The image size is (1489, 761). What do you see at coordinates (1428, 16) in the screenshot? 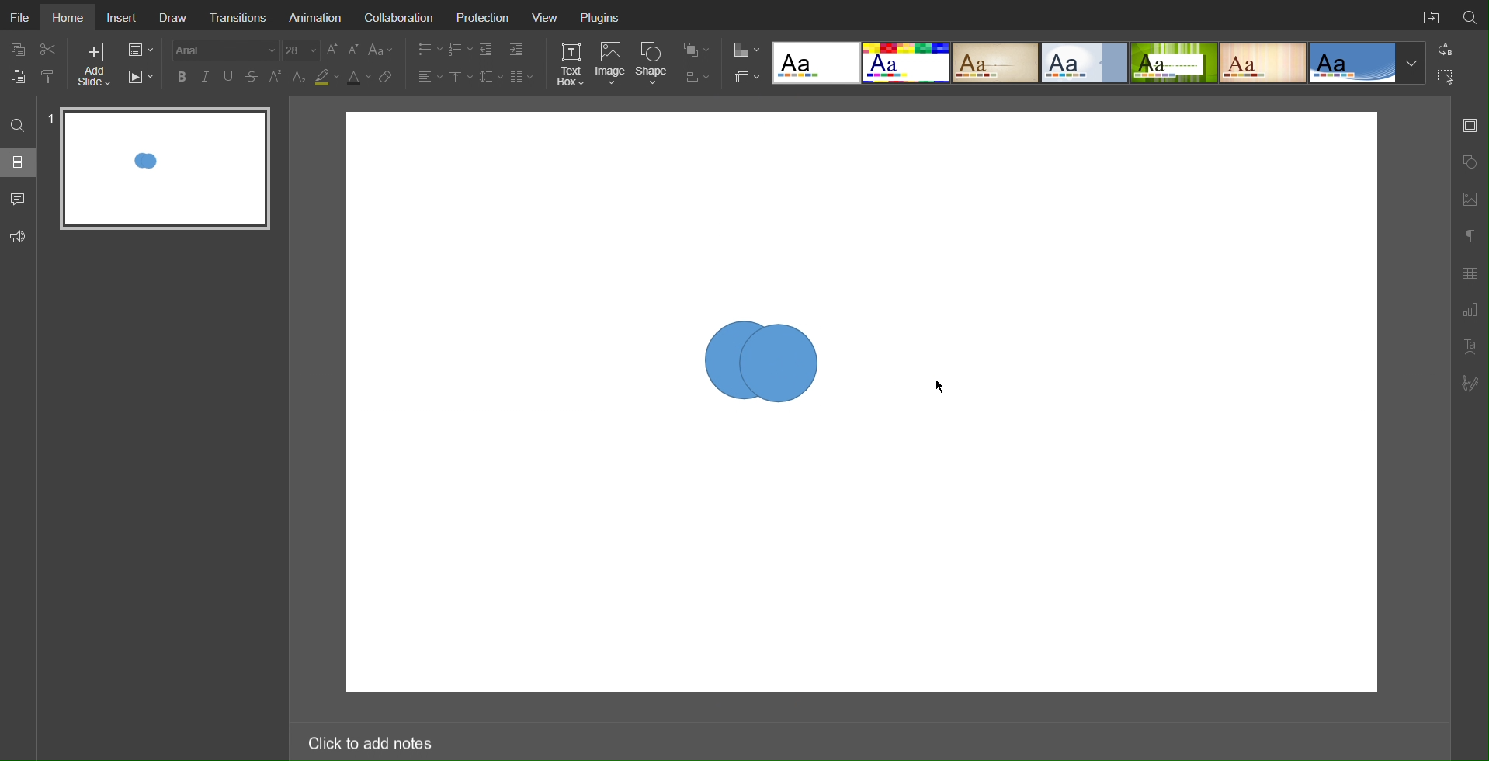
I see `Open File Location` at bounding box center [1428, 16].